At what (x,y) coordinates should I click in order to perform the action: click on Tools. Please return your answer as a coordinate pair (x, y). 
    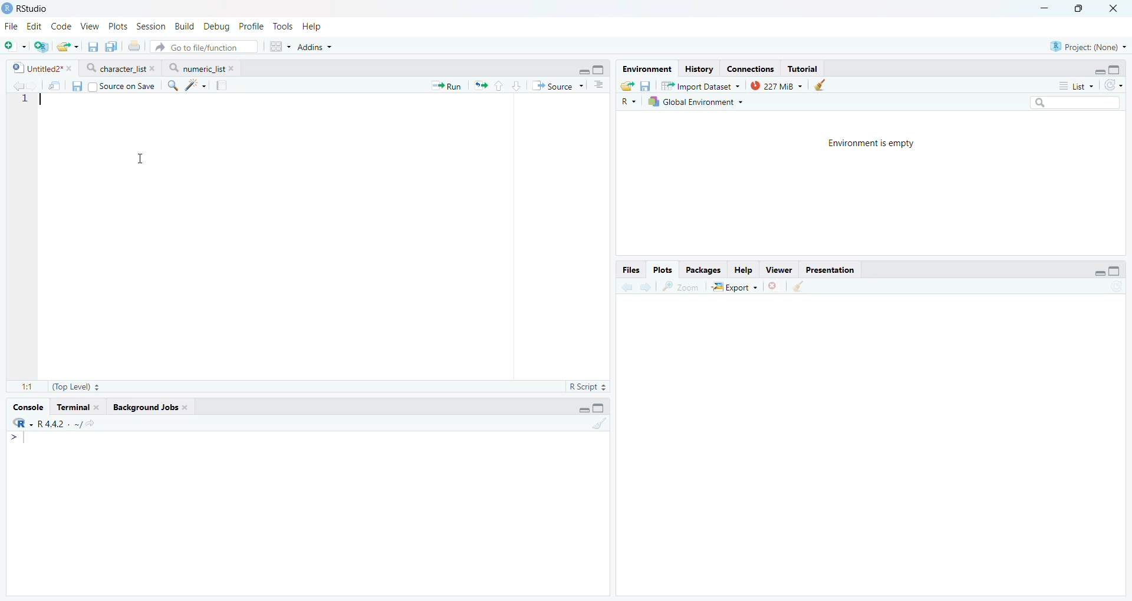
    Looking at the image, I should click on (285, 27).